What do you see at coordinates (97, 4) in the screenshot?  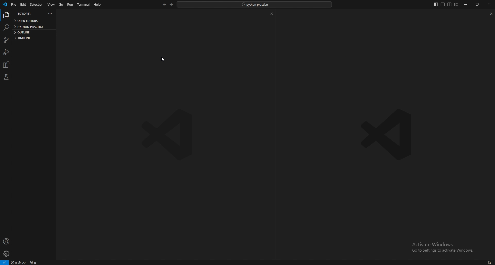 I see `help` at bounding box center [97, 4].